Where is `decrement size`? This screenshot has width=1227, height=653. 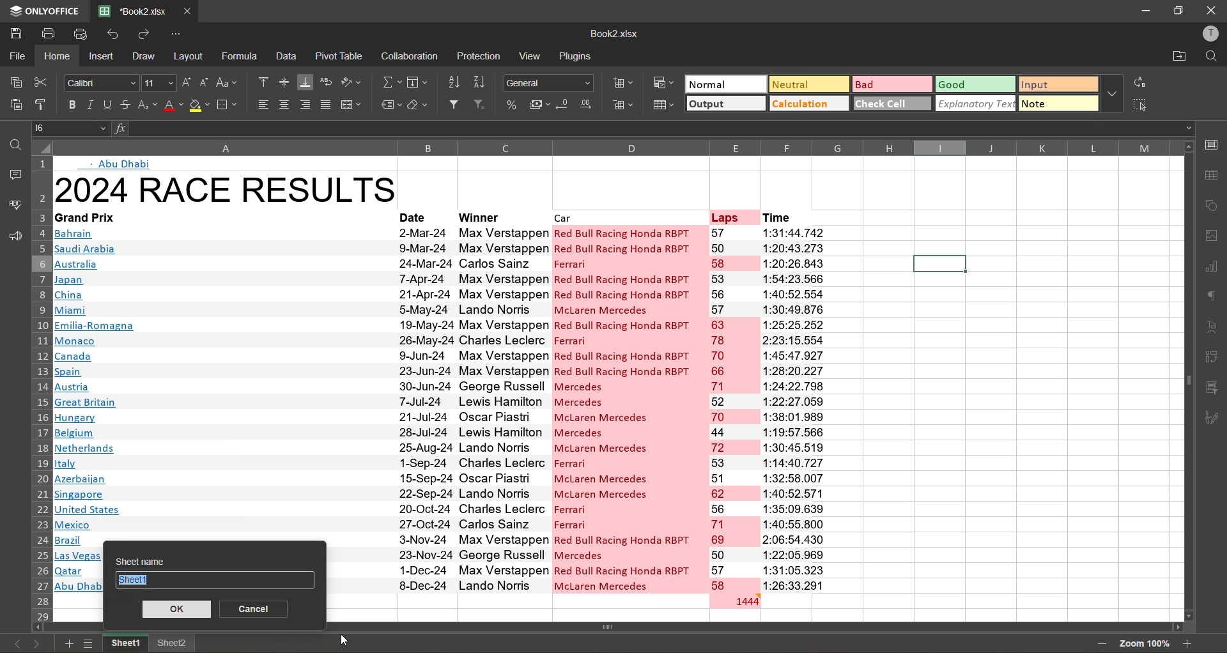
decrement size is located at coordinates (206, 85).